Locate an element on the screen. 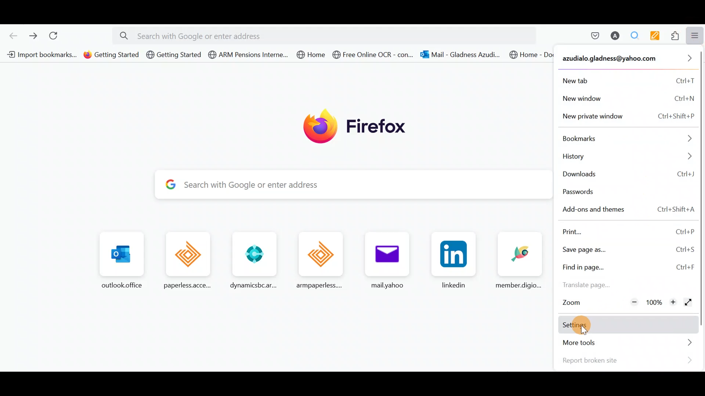  Print is located at coordinates (627, 230).